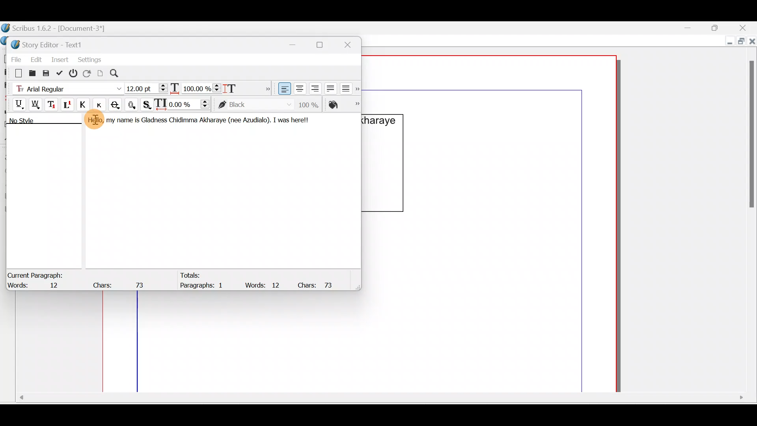  Describe the element at coordinates (241, 86) in the screenshot. I see `Scaling height of characters` at that location.